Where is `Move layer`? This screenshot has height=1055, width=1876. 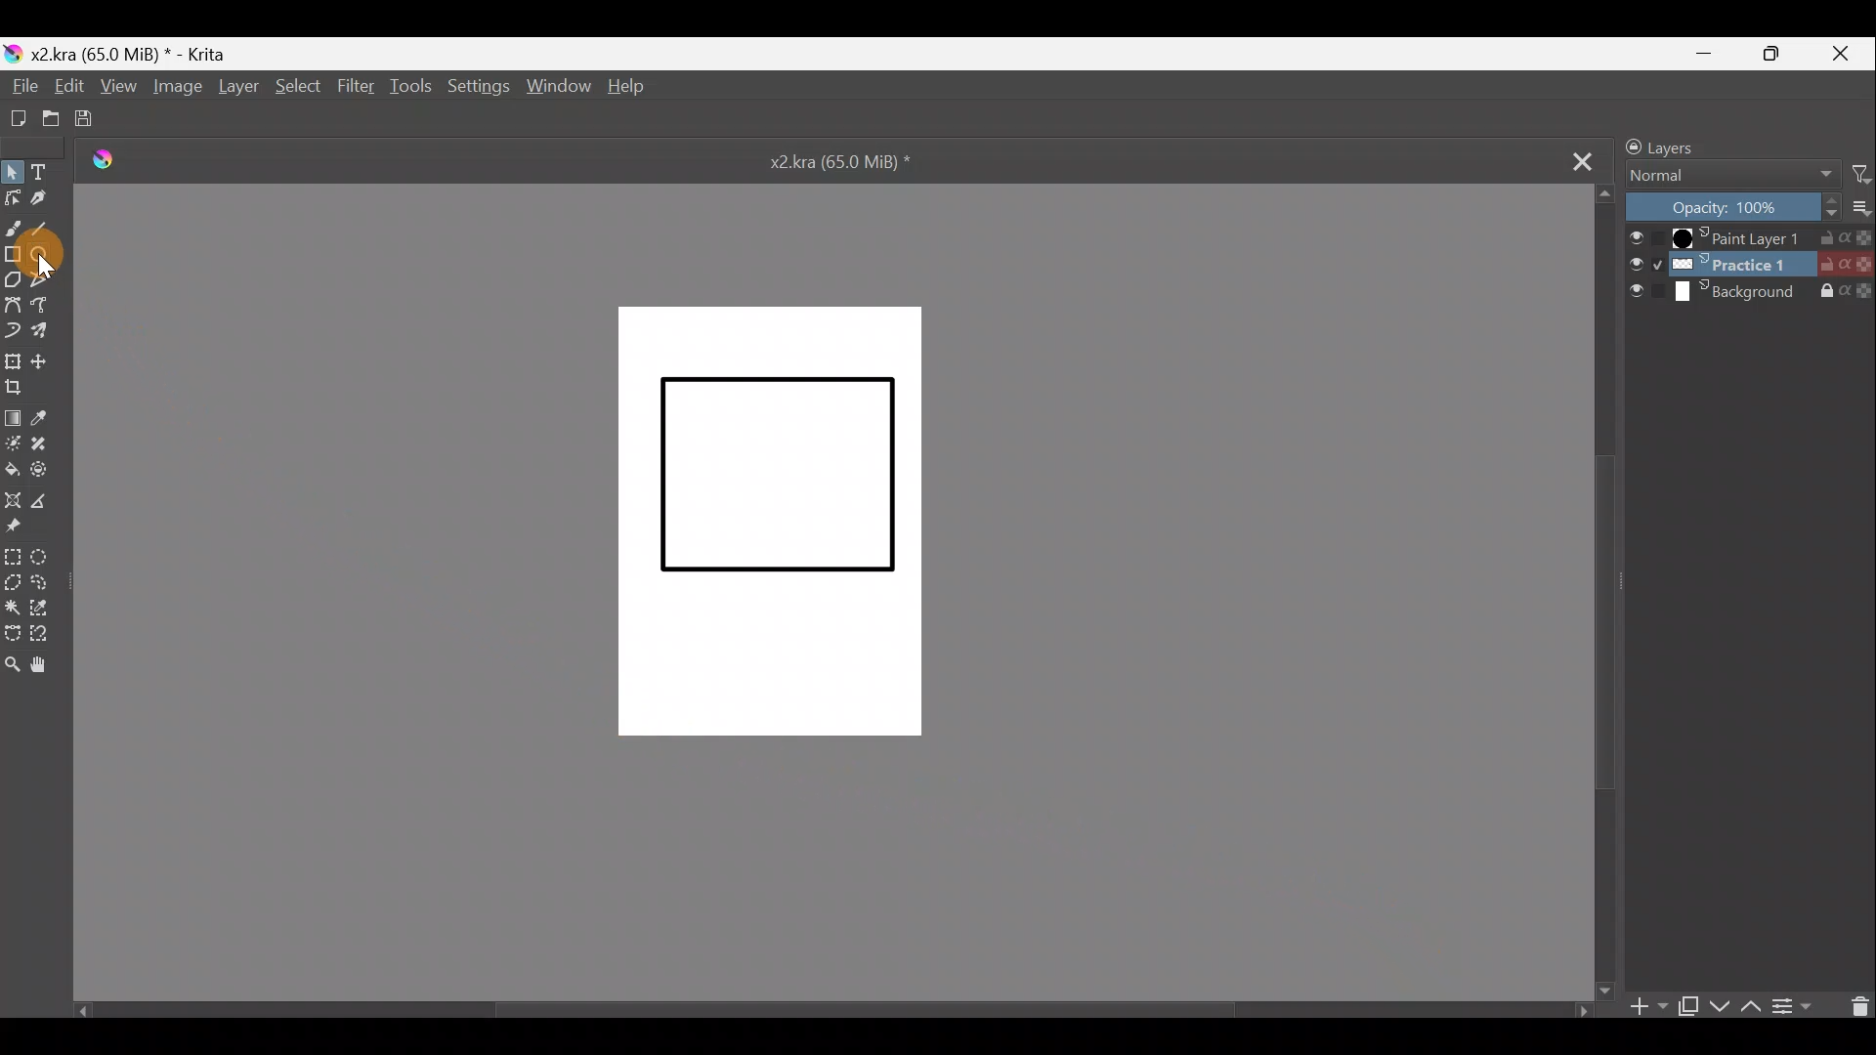 Move layer is located at coordinates (49, 361).